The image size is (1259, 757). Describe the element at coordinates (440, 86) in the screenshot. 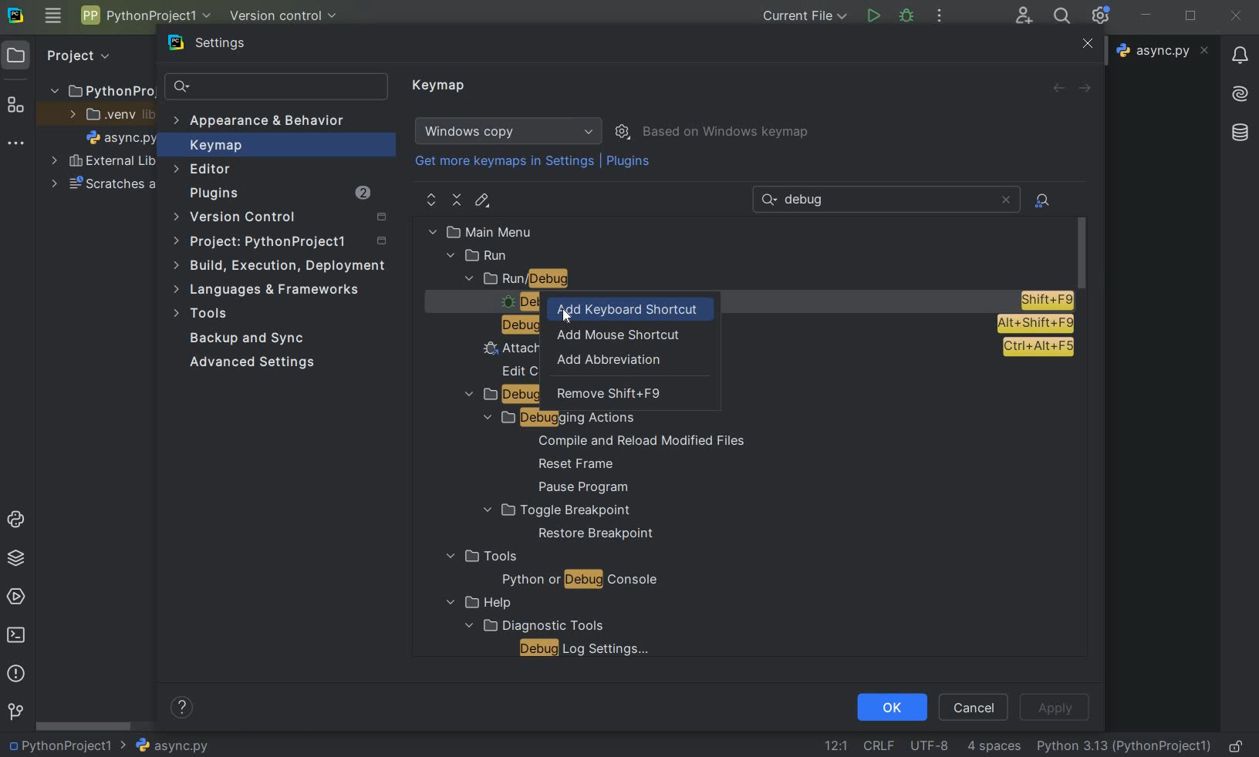

I see `keymap` at that location.